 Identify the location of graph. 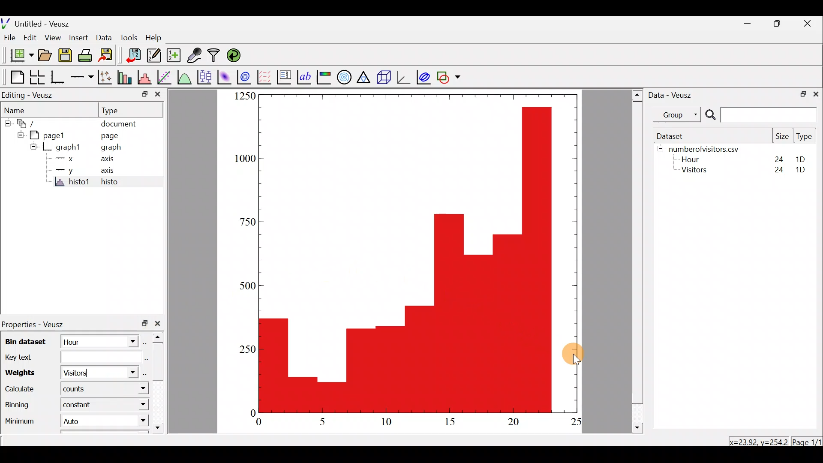
(114, 148).